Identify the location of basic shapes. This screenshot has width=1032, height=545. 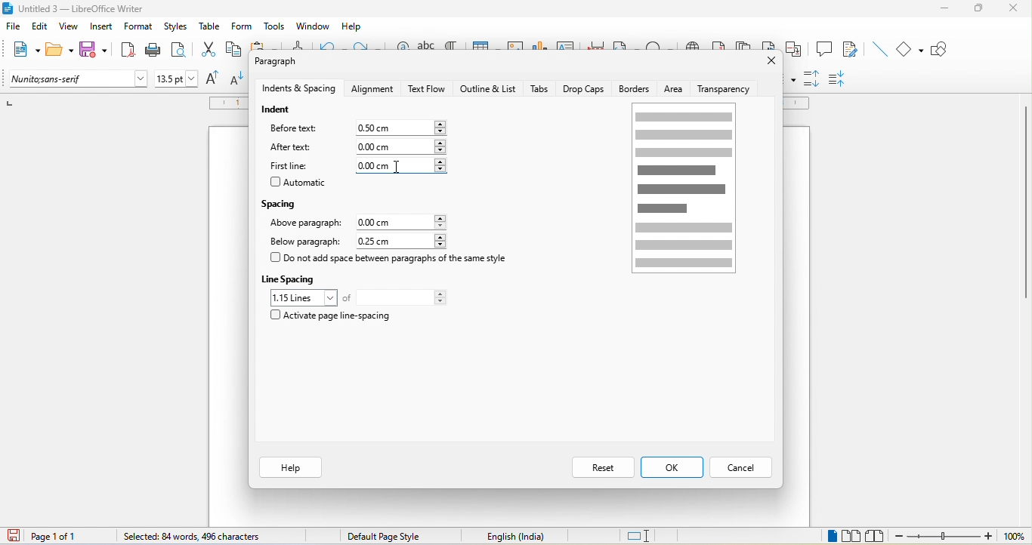
(911, 50).